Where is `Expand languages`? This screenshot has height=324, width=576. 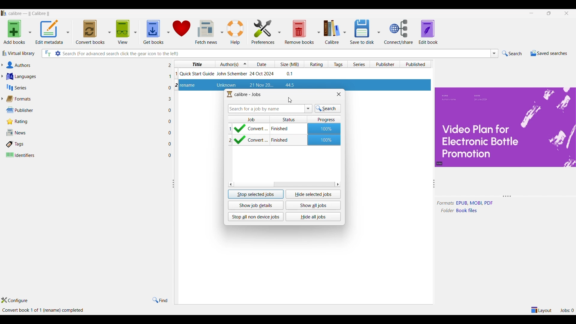
Expand languages is located at coordinates (2, 76).